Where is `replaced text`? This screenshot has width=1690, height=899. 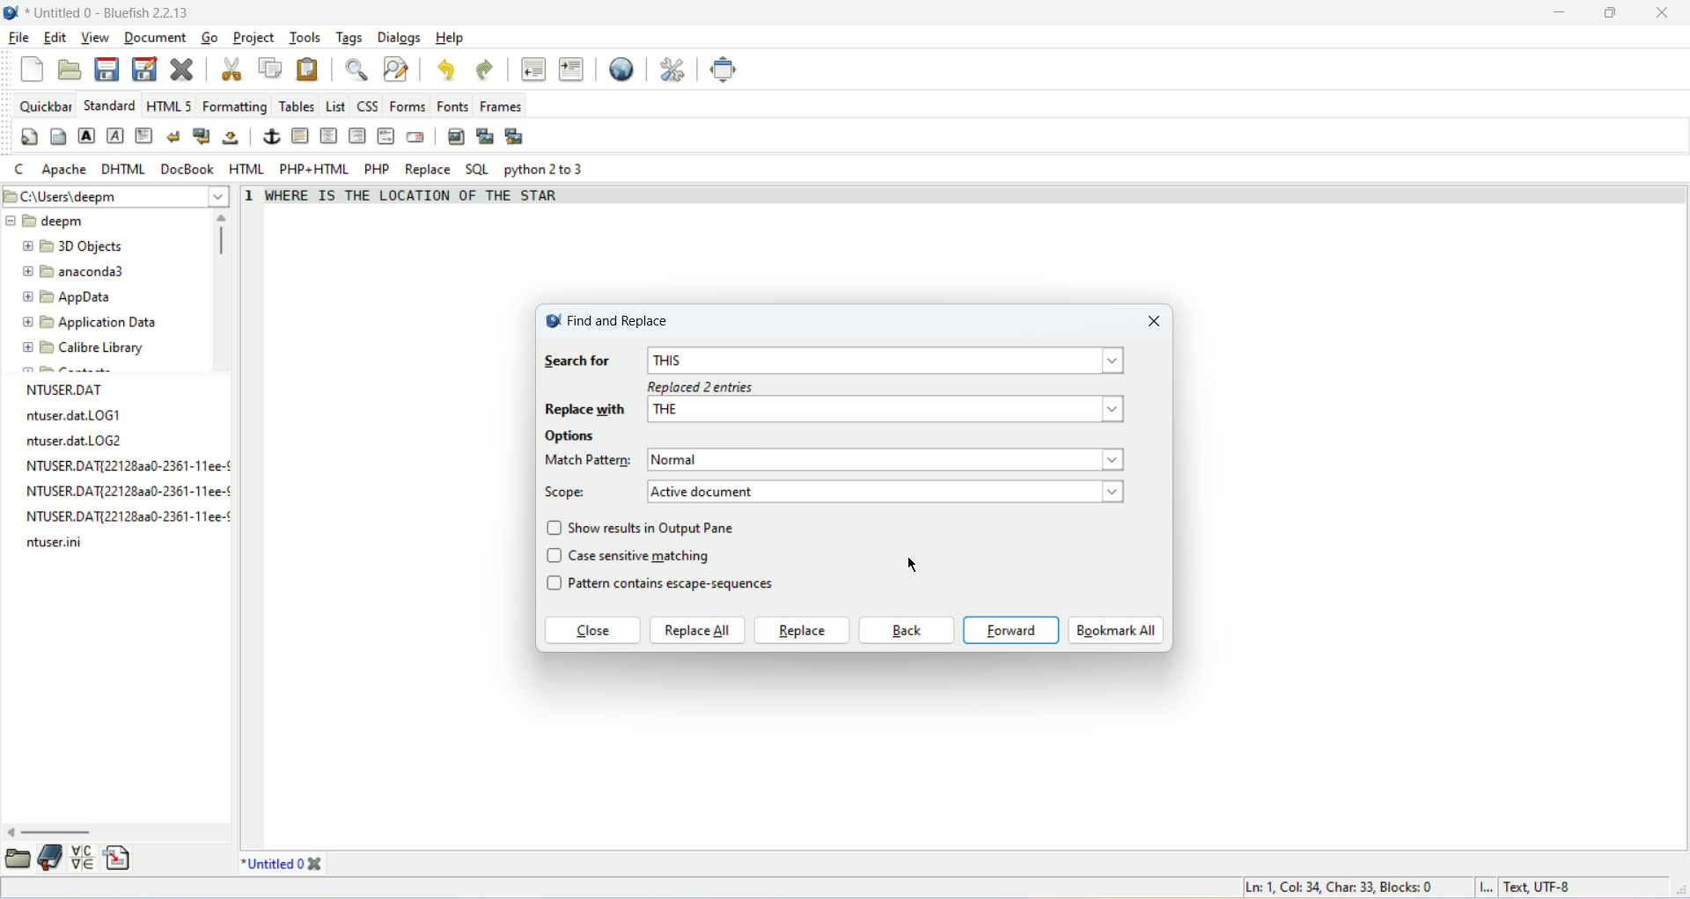
replaced text is located at coordinates (415, 201).